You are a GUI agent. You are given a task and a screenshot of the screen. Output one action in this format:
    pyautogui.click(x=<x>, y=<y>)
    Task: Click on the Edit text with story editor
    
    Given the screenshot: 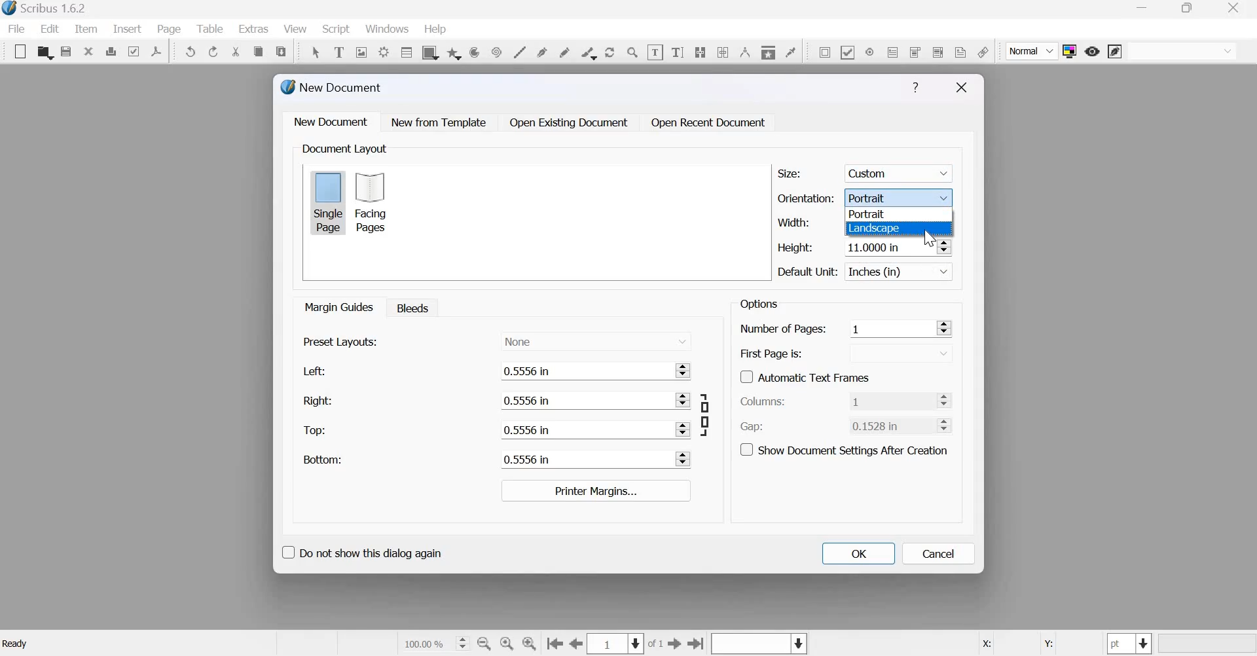 What is the action you would take?
    pyautogui.click(x=678, y=50)
    